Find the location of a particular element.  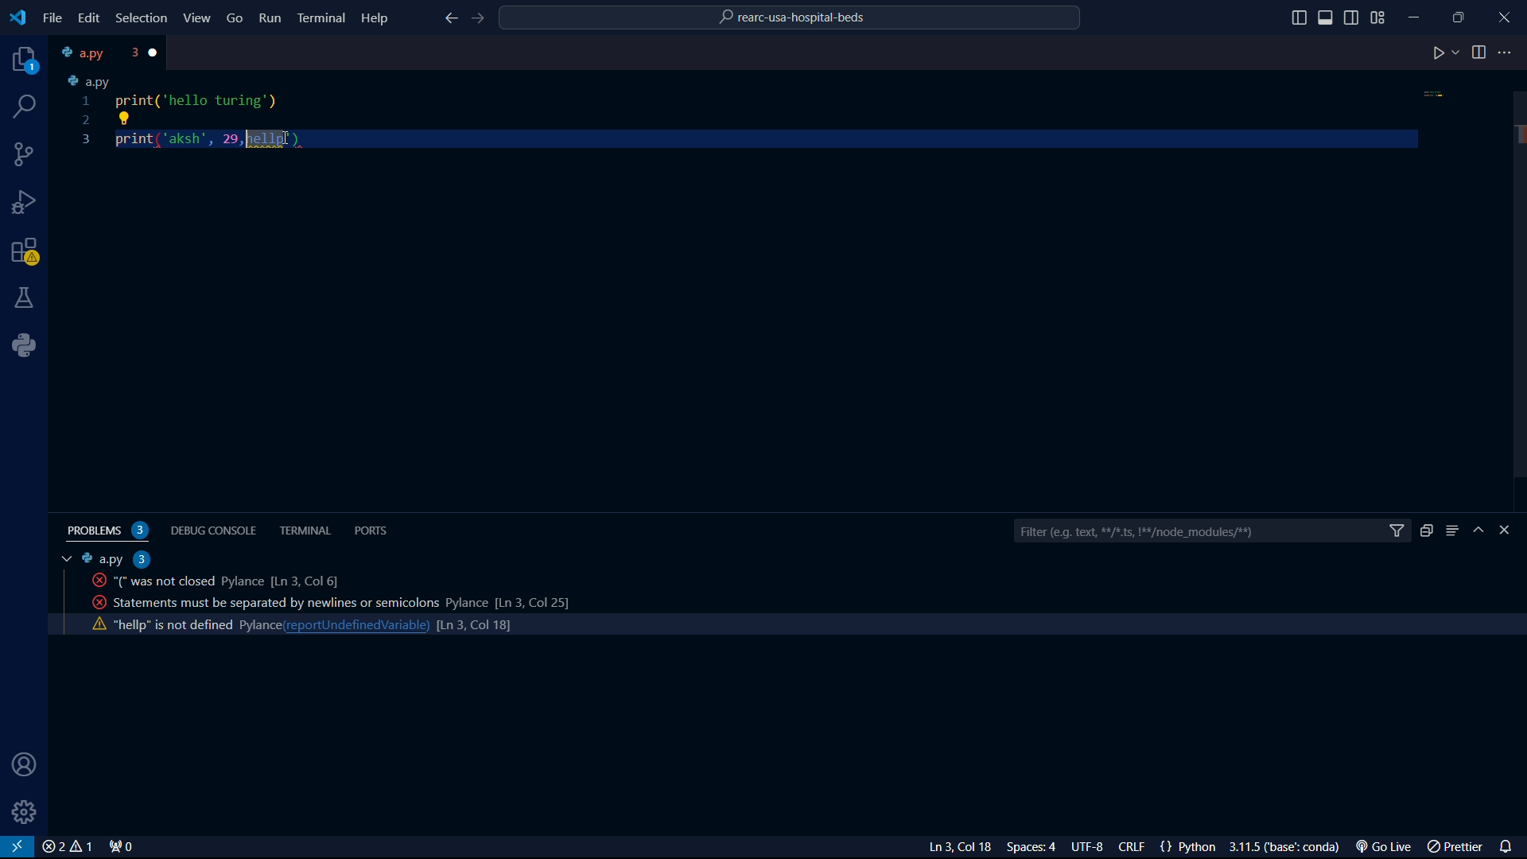

file is located at coordinates (52, 18).